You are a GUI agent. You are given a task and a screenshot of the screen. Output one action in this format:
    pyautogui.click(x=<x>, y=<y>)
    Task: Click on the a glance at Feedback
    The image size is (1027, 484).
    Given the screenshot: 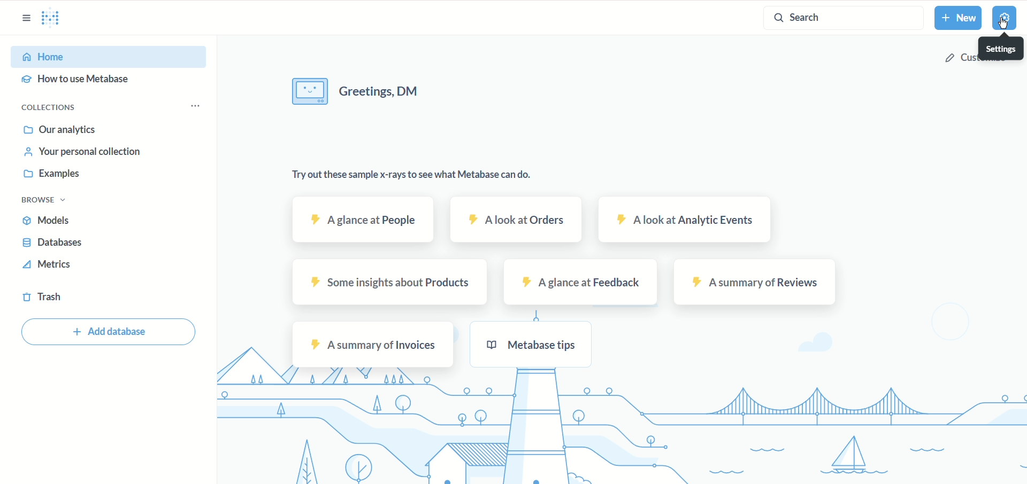 What is the action you would take?
    pyautogui.click(x=581, y=282)
    